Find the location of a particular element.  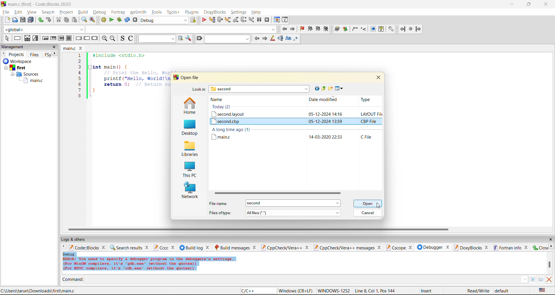

default is located at coordinates (502, 290).